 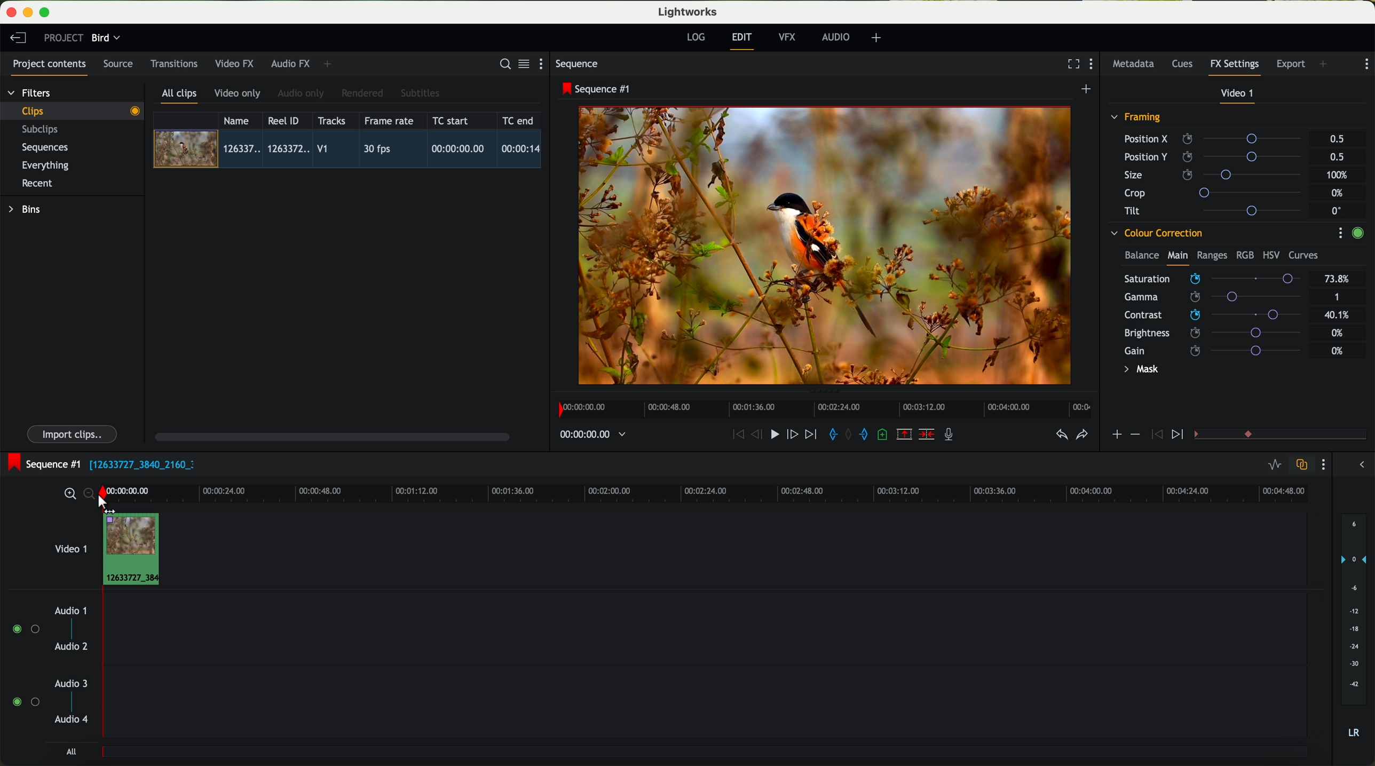 I want to click on Lightworks, so click(x=689, y=11).